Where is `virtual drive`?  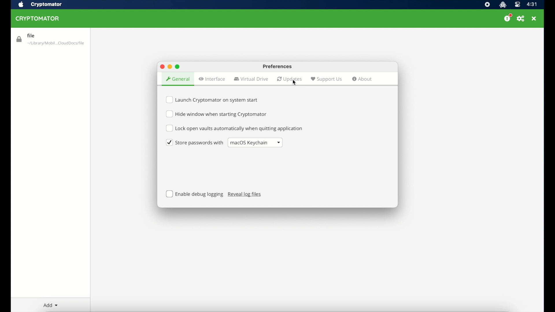
virtual drive is located at coordinates (251, 79).